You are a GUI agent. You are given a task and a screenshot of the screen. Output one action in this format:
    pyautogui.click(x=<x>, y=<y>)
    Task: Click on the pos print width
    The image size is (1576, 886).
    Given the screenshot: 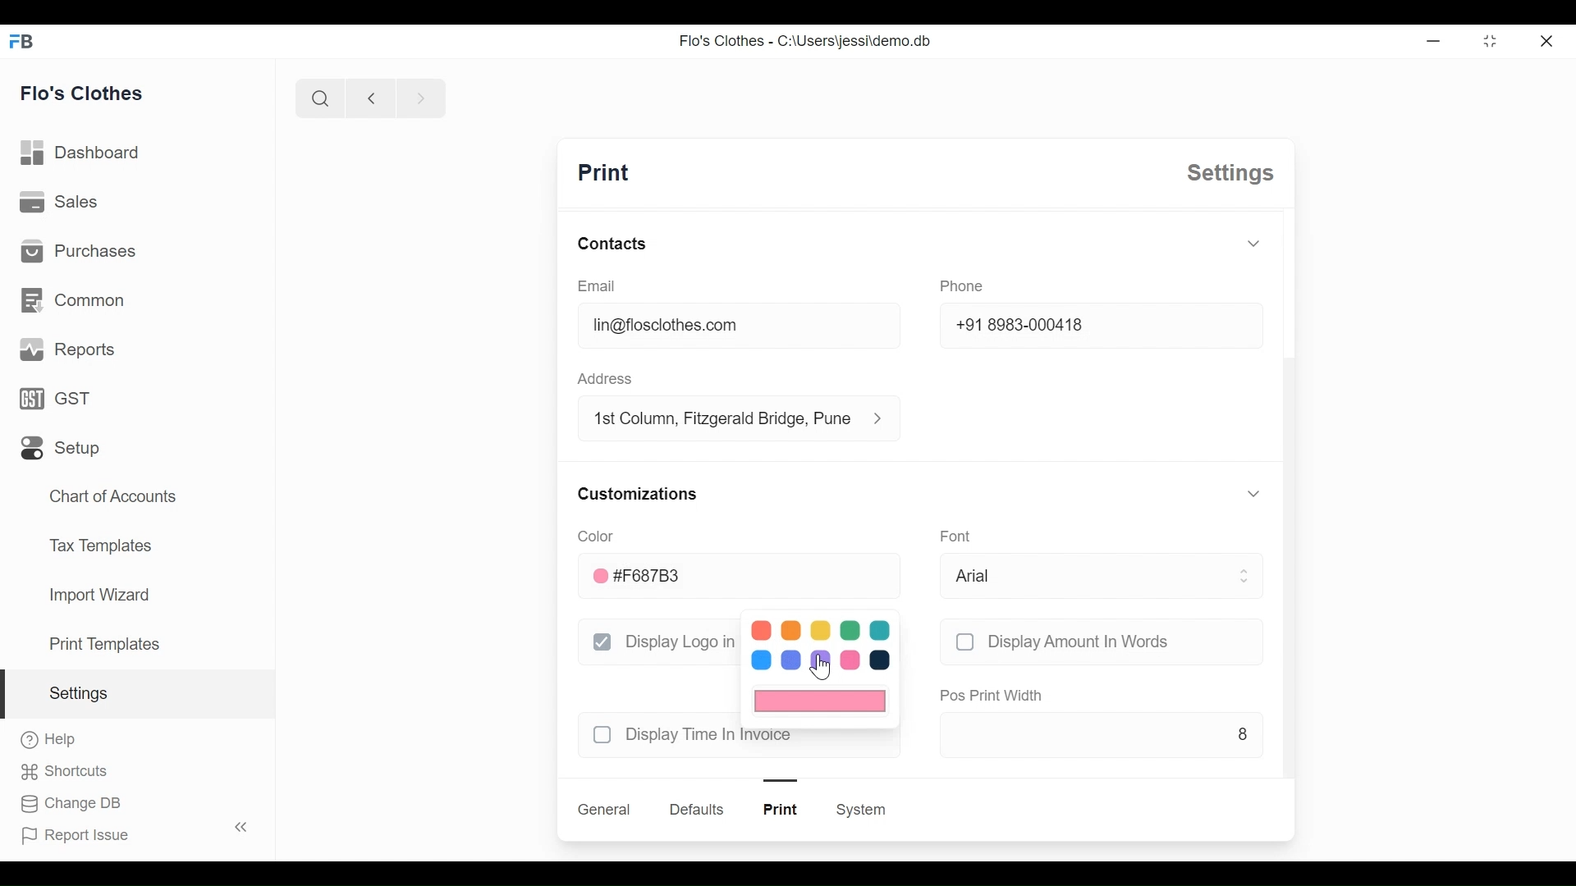 What is the action you would take?
    pyautogui.click(x=992, y=696)
    